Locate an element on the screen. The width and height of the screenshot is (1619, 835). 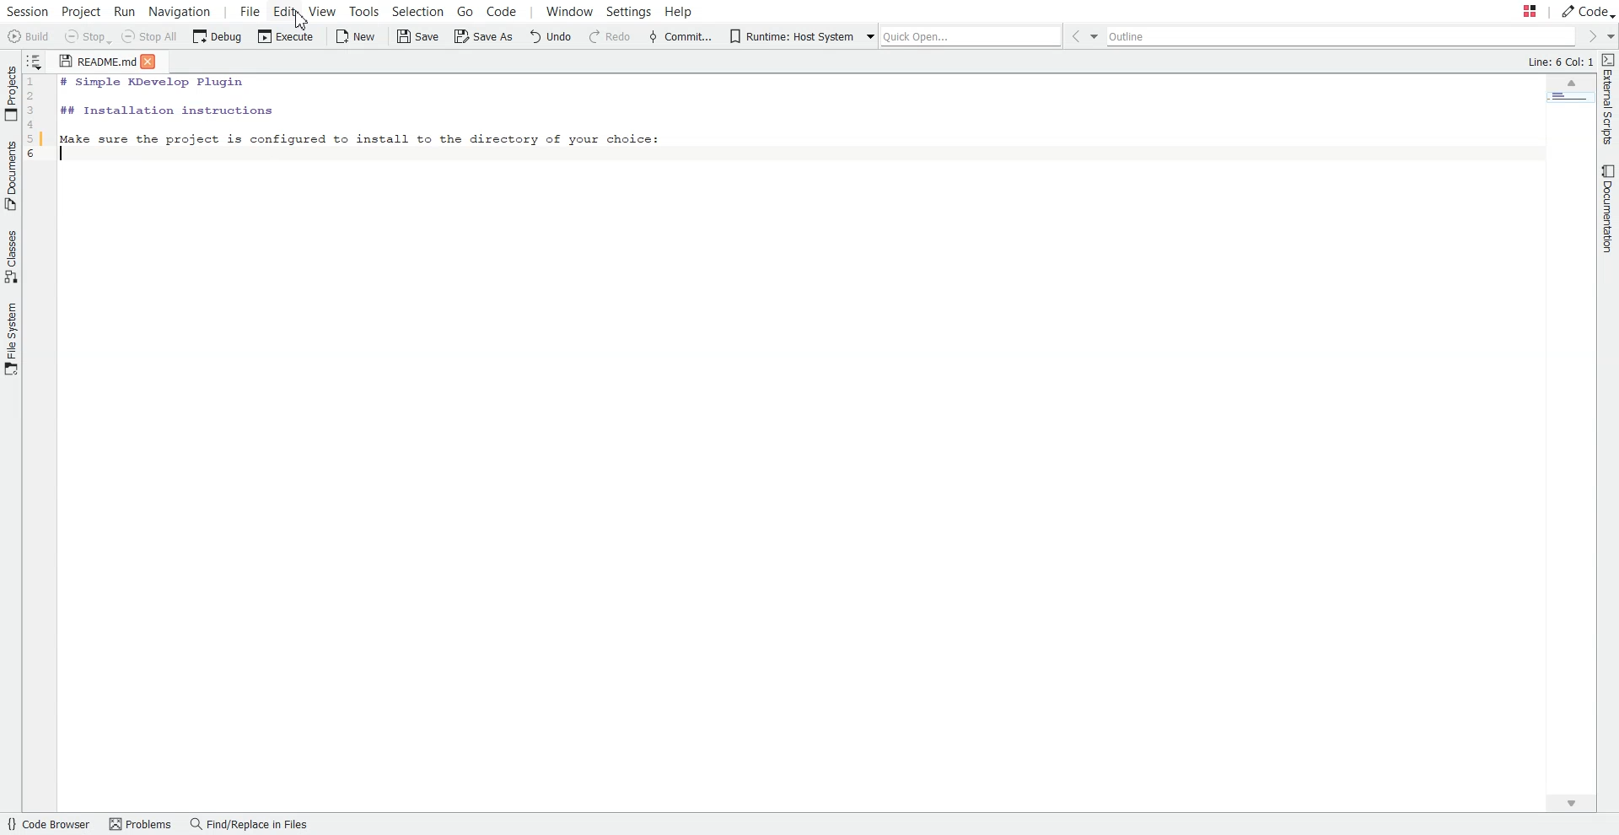
Save is located at coordinates (417, 36).